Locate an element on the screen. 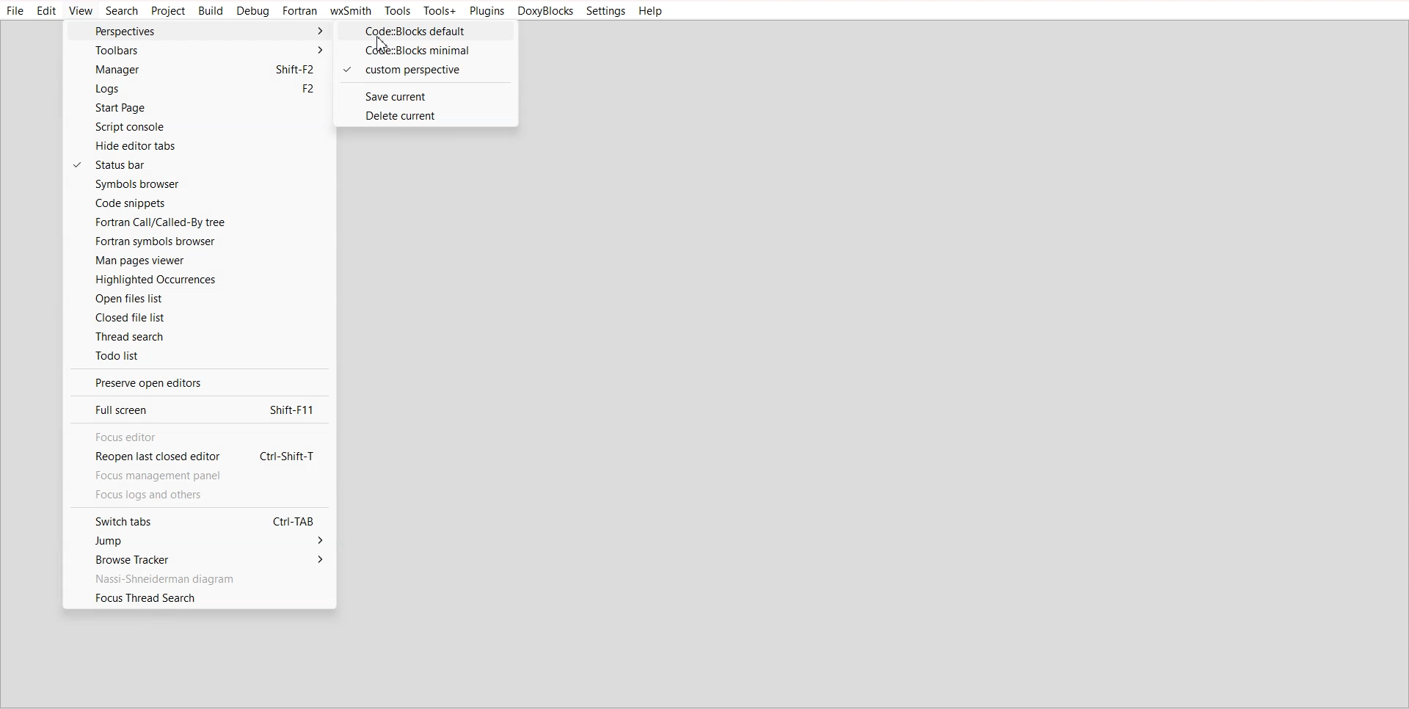  Code Snippets is located at coordinates (199, 203).